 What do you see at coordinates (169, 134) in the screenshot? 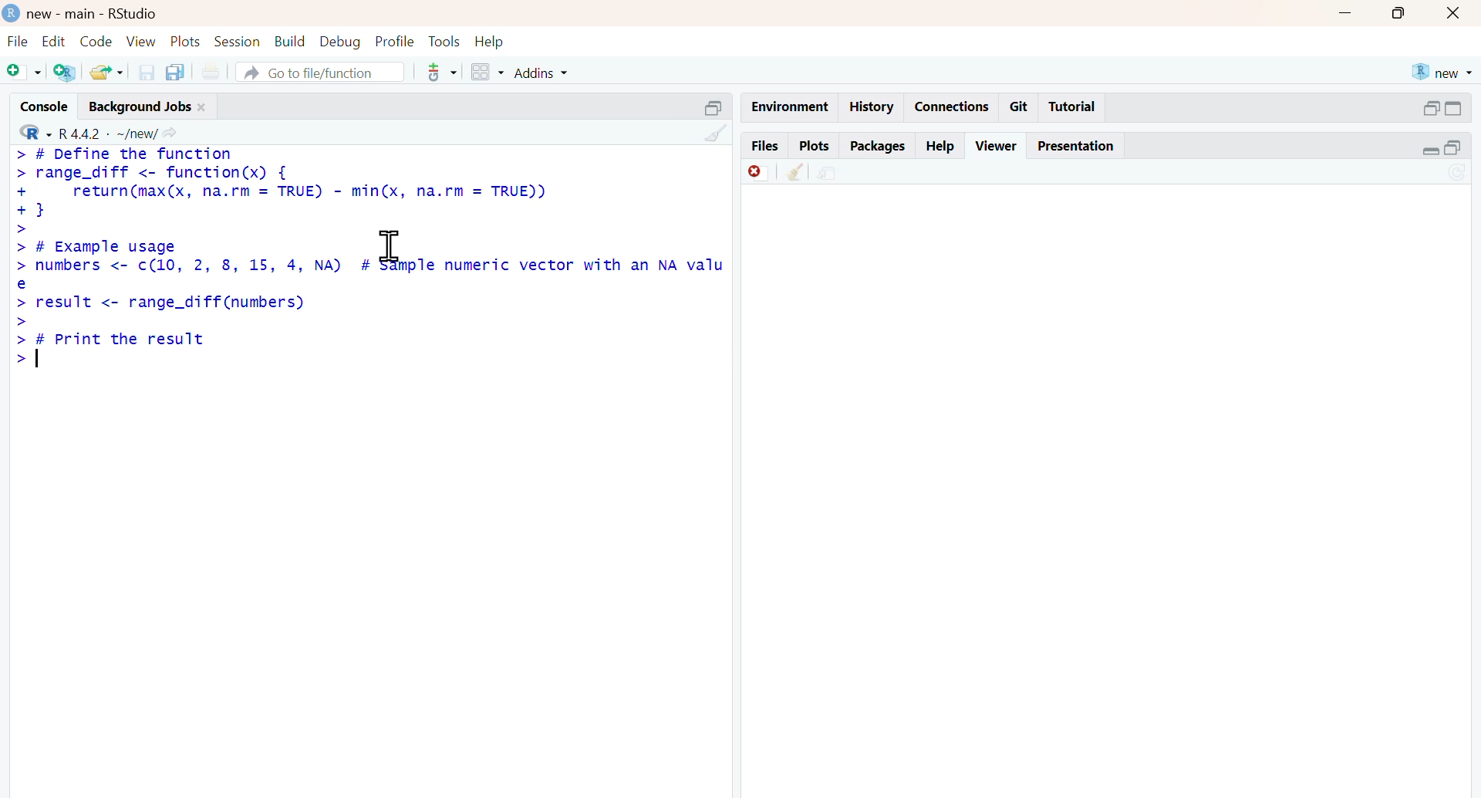
I see `share icon` at bounding box center [169, 134].